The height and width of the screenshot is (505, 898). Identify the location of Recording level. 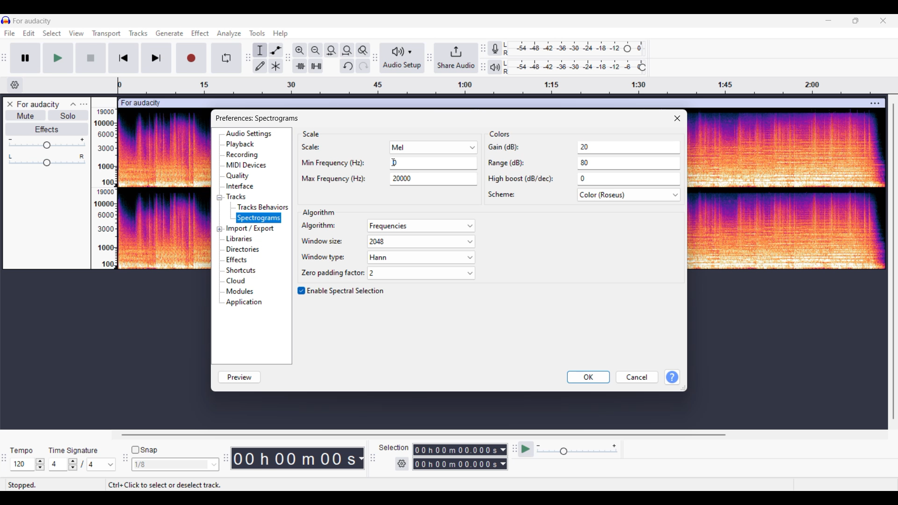
(573, 49).